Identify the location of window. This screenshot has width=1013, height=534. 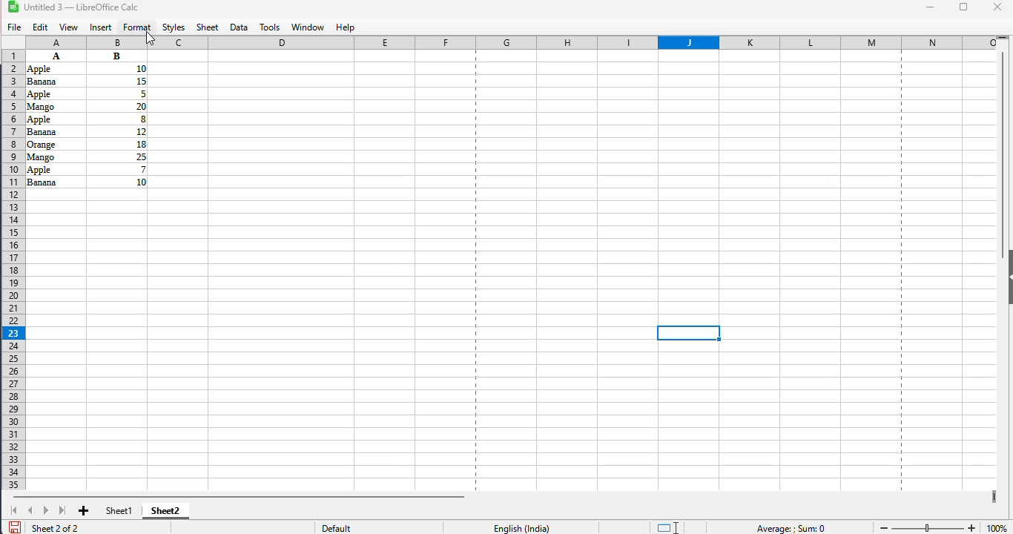
(307, 27).